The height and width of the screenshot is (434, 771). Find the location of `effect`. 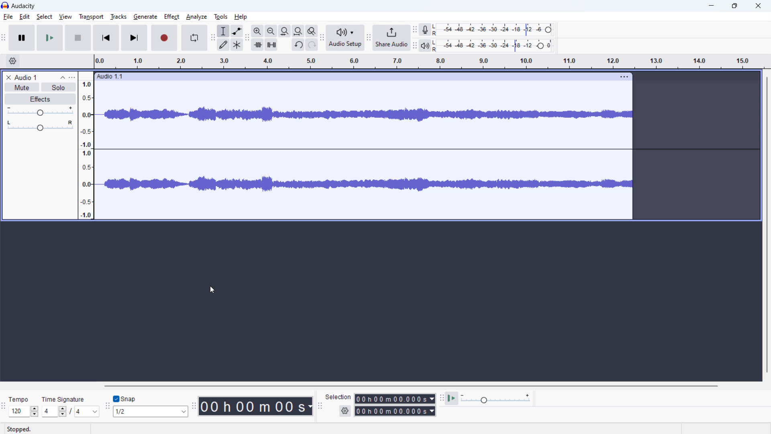

effect is located at coordinates (172, 17).